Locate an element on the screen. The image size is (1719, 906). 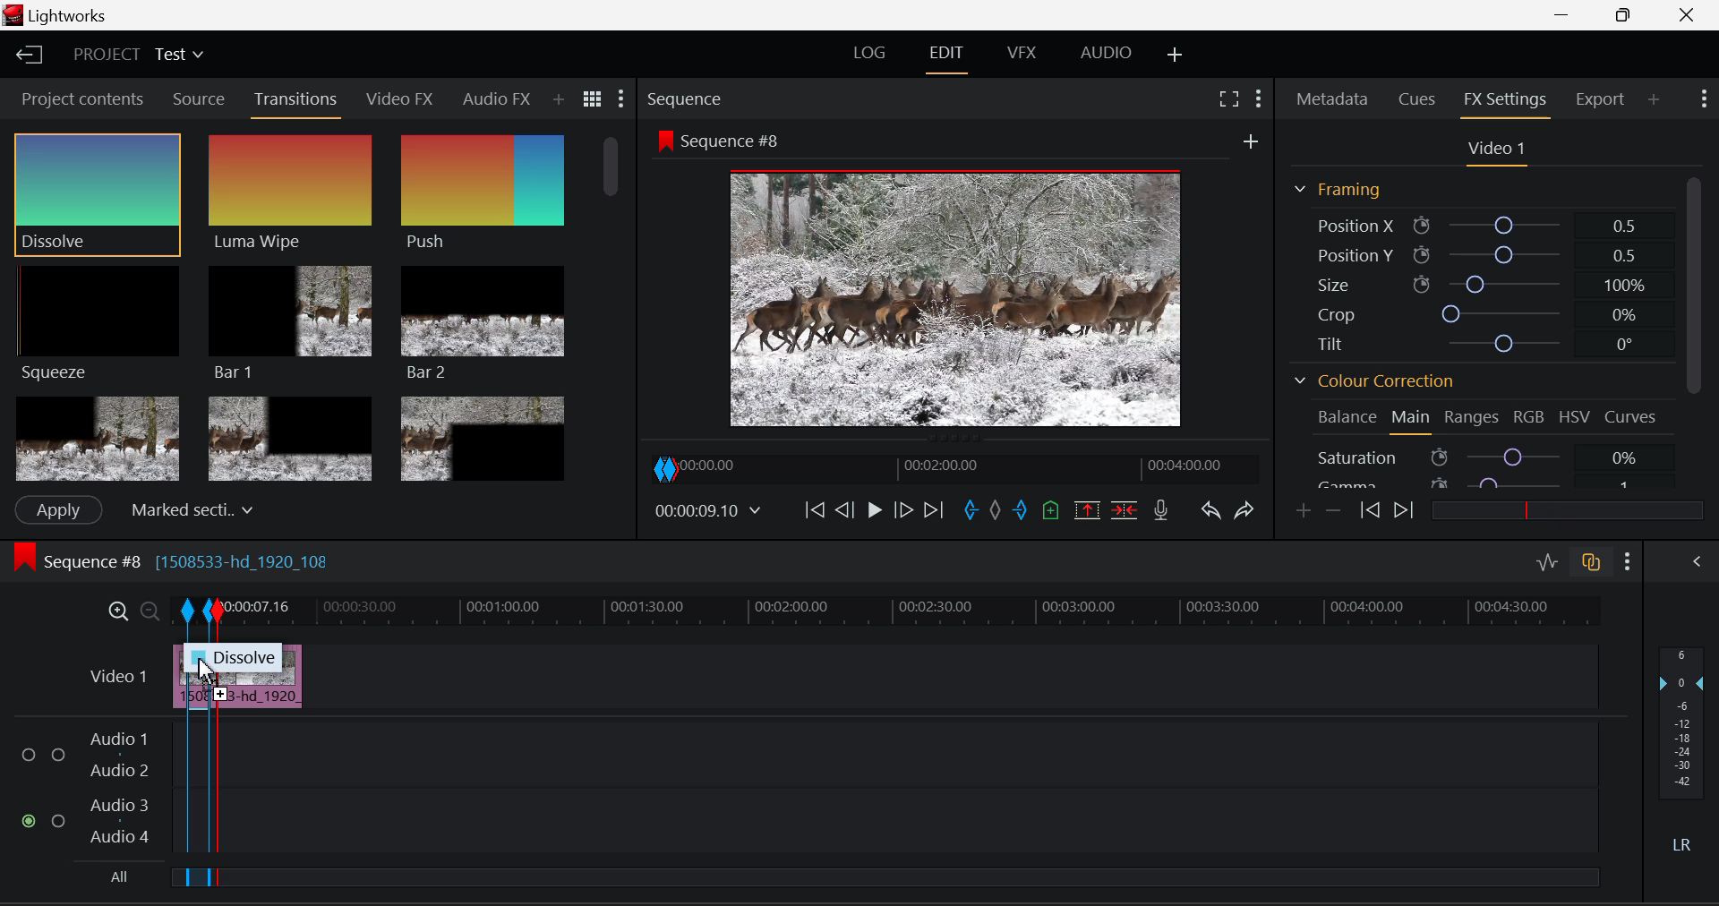
Project Timeline is located at coordinates (911, 610).